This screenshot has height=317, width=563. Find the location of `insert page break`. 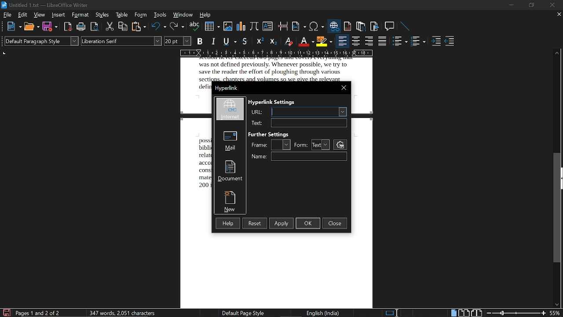

insert page break is located at coordinates (283, 27).